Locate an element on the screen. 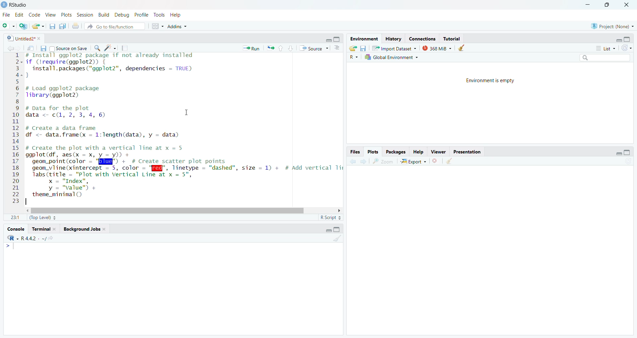  export is located at coordinates (354, 49).